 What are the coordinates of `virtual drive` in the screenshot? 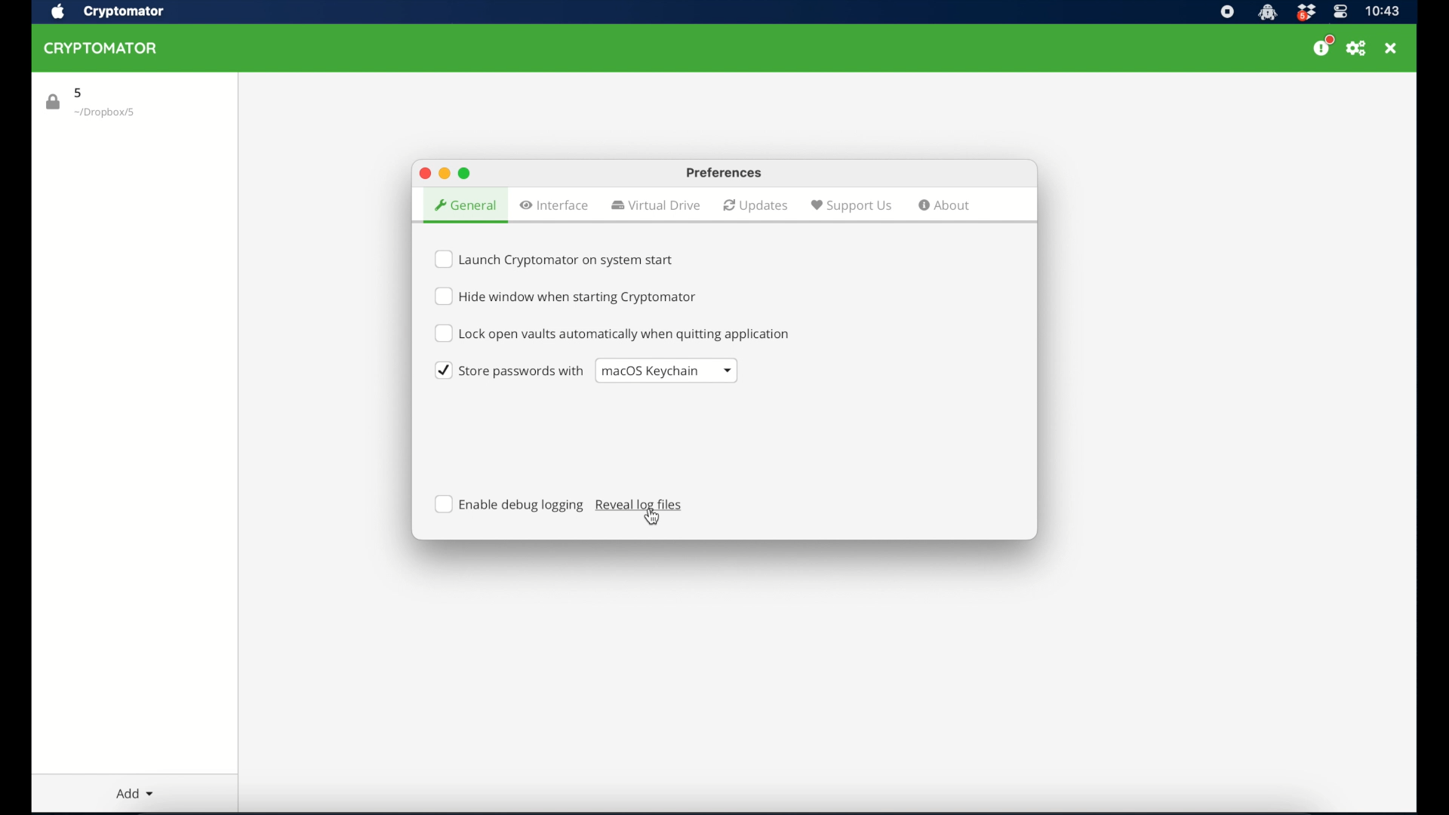 It's located at (657, 205).